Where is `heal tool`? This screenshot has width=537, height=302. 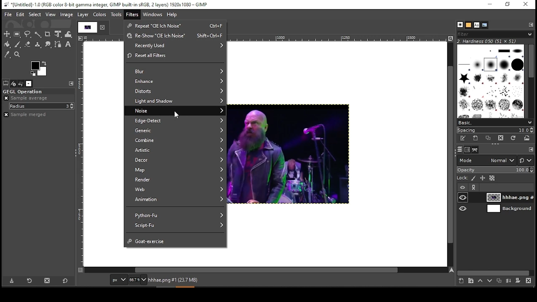
heal tool is located at coordinates (36, 45).